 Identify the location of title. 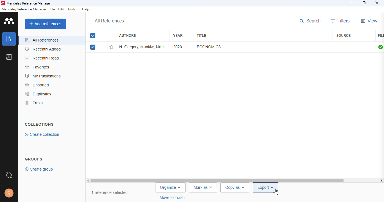
(201, 35).